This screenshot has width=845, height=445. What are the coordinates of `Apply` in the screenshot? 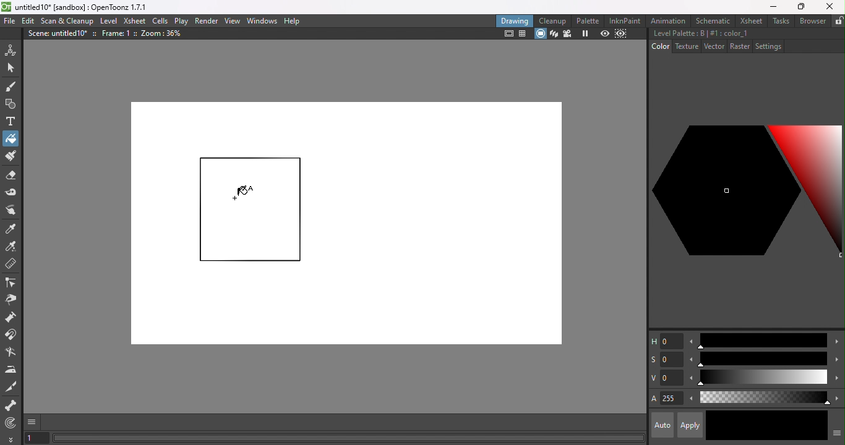 It's located at (689, 425).